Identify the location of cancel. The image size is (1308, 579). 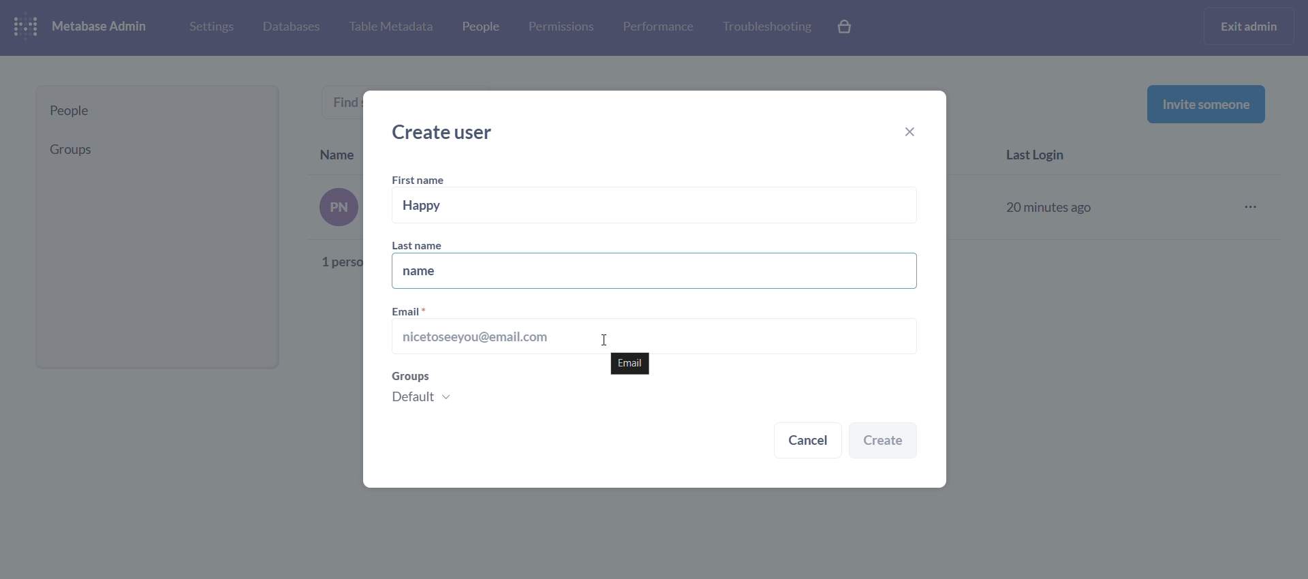
(808, 442).